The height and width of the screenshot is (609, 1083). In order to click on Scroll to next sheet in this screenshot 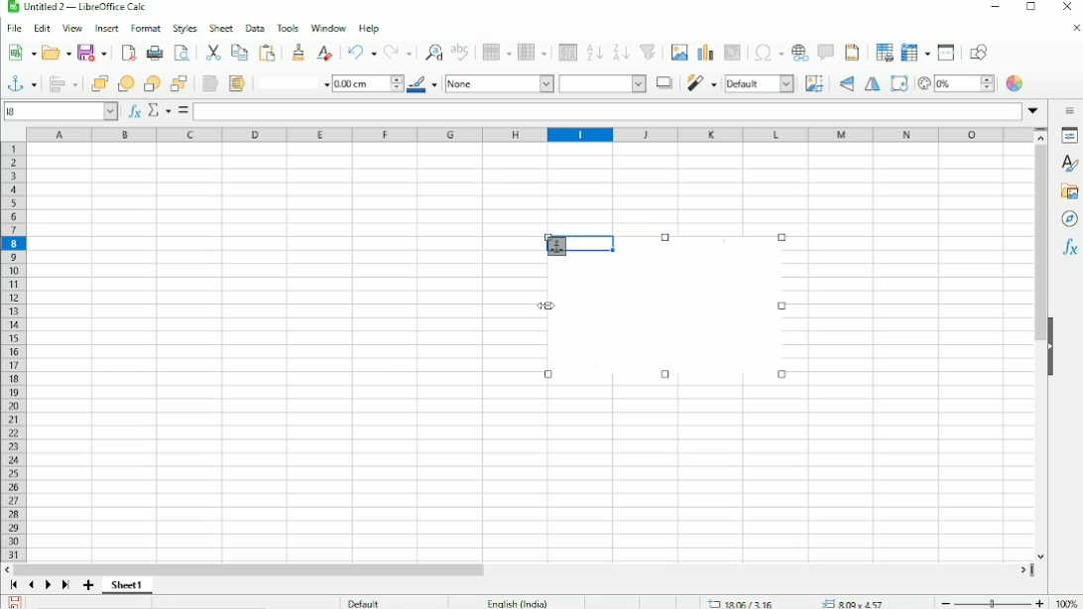, I will do `click(48, 586)`.